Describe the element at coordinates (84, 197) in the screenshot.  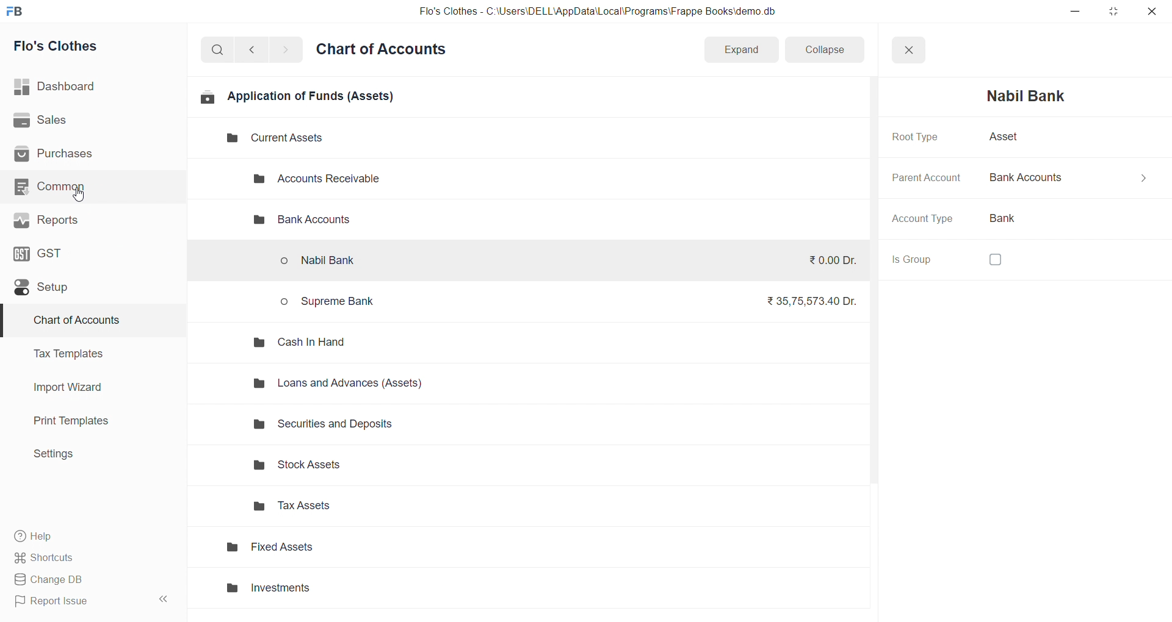
I see `cursor` at that location.